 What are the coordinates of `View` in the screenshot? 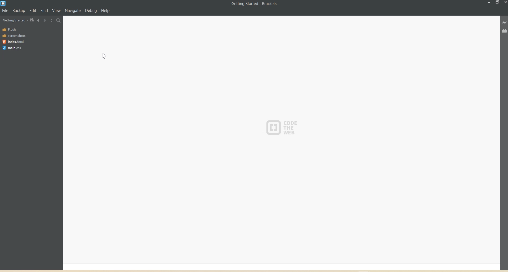 It's located at (57, 9).